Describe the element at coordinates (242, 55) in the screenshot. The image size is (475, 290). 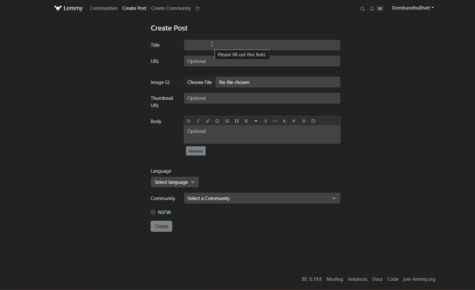
I see `Please fill out this field.` at that location.